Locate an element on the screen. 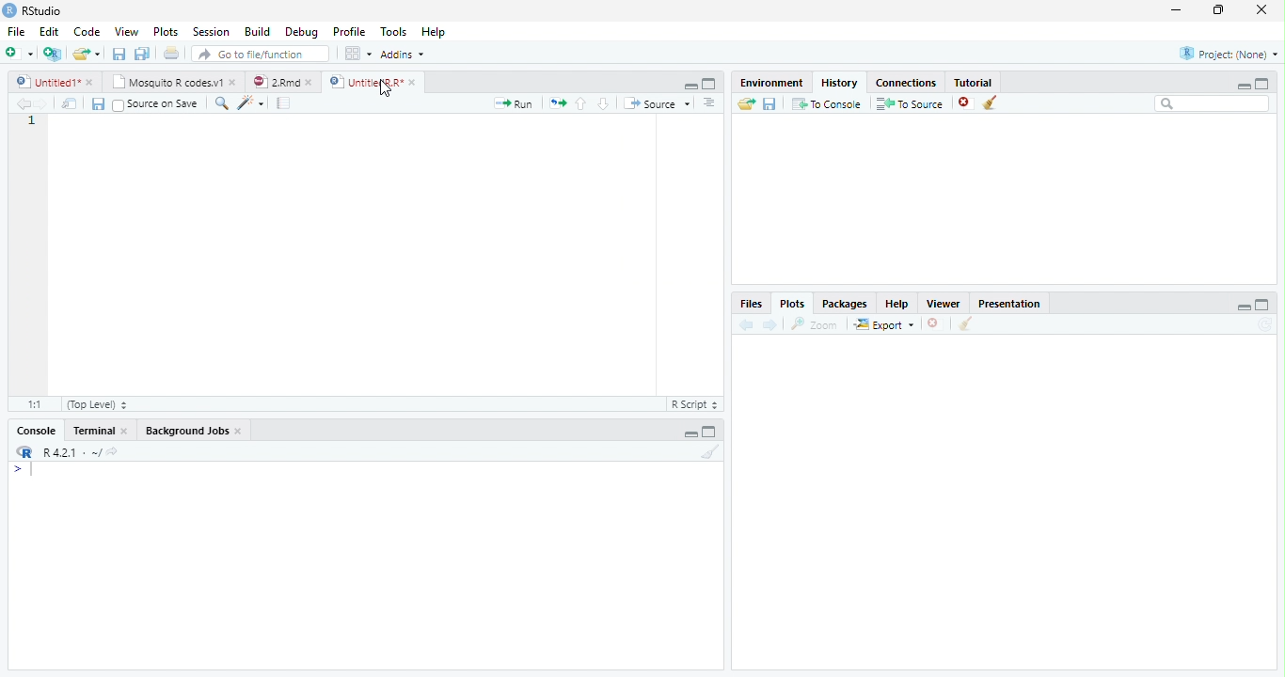  Session is located at coordinates (209, 31).